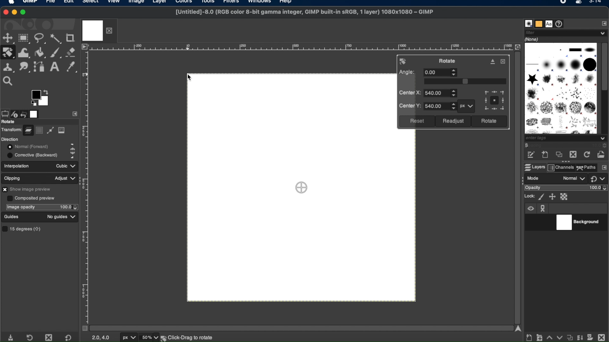 This screenshot has height=342, width=609. What do you see at coordinates (531, 155) in the screenshot?
I see `edit this brush` at bounding box center [531, 155].